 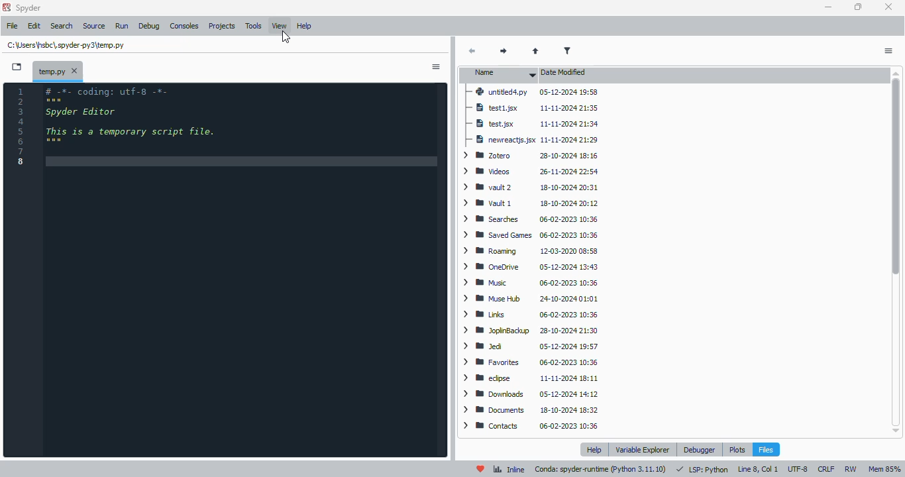 What do you see at coordinates (851, 468) in the screenshot?
I see `RW` at bounding box center [851, 468].